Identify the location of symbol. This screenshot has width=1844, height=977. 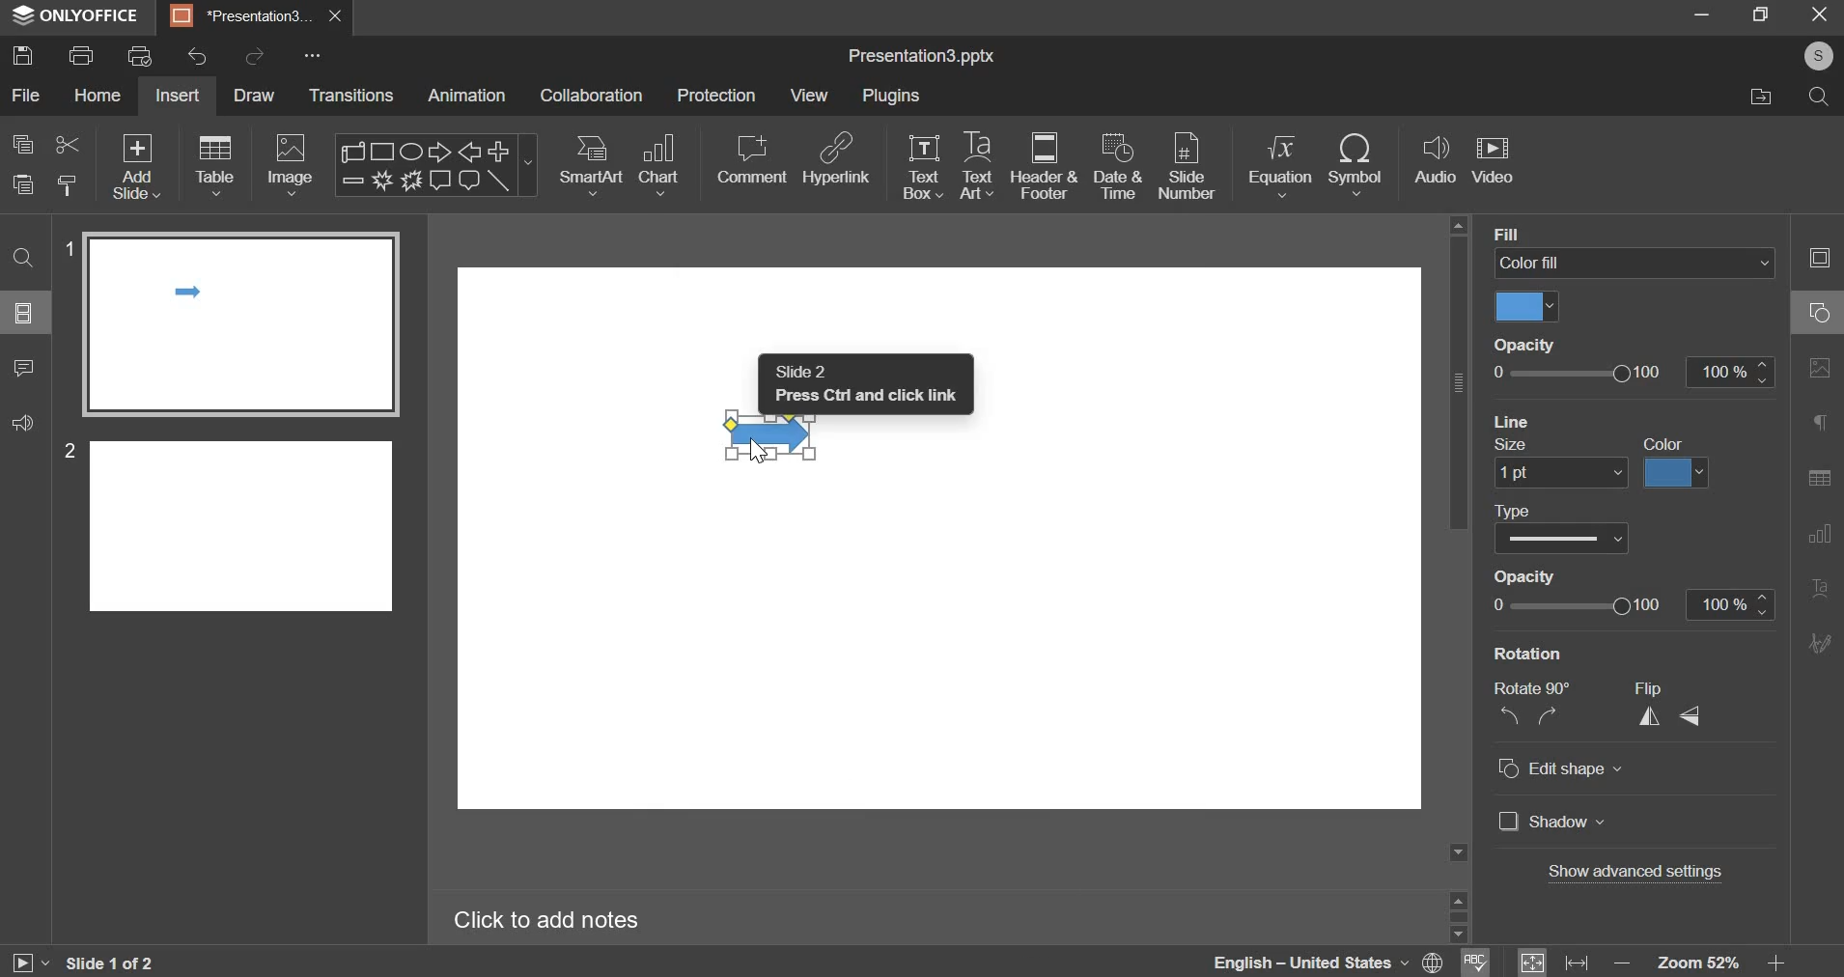
(1355, 165).